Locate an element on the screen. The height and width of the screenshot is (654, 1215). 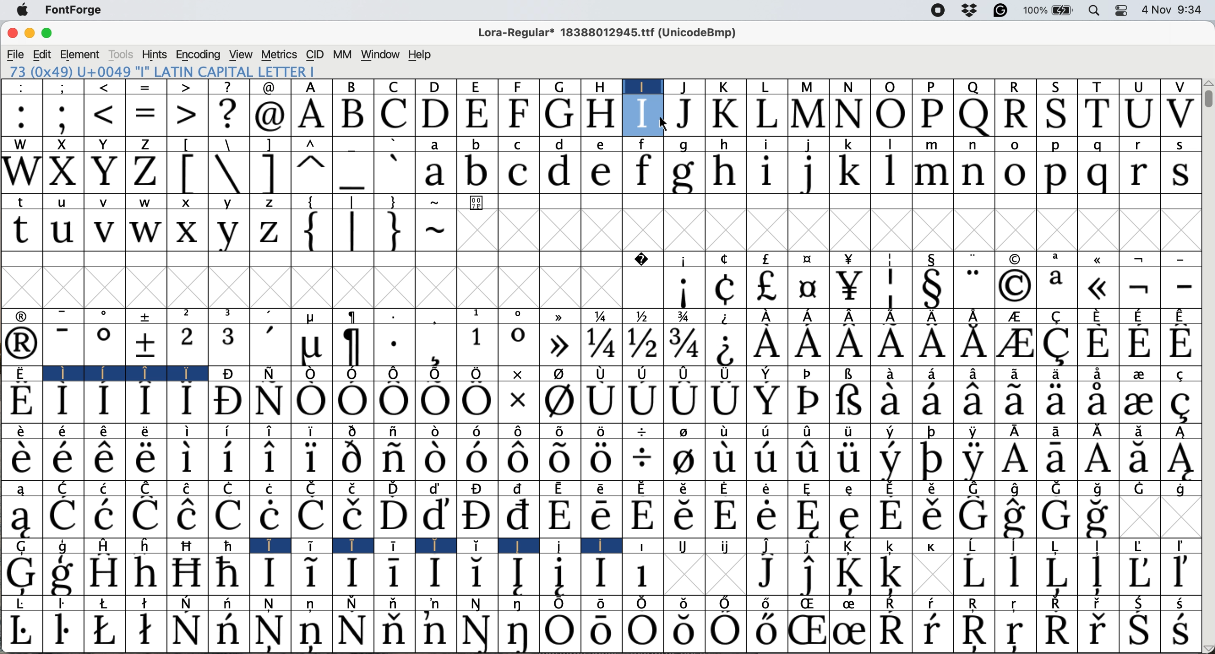
C is located at coordinates (521, 146).